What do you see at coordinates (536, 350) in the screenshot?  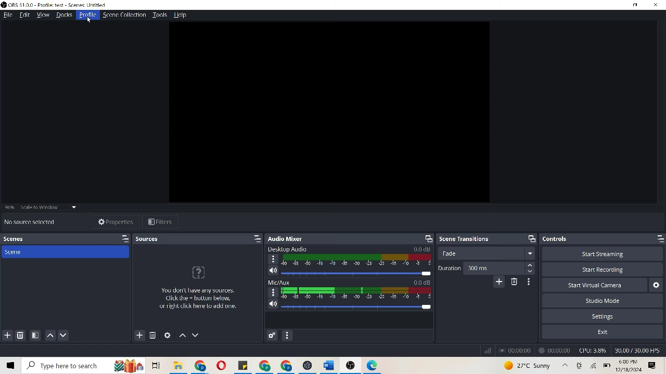 I see `recordings time` at bounding box center [536, 350].